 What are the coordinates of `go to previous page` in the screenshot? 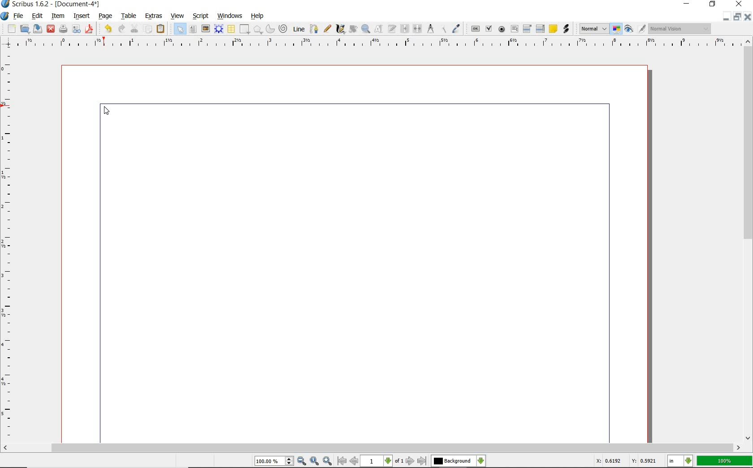 It's located at (355, 461).